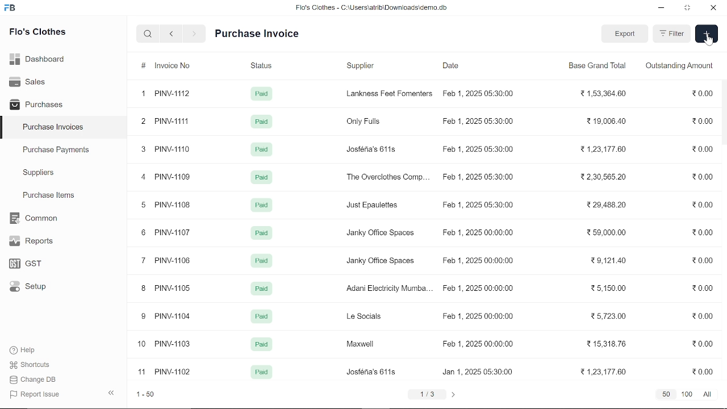 Image resolution: width=727 pixels, height=409 pixels. I want to click on 6 PINV-1107 Paid Janky Office Spaces Feb 1. 2025 00:00:00 2 59.000.00 0.00, so click(431, 232).